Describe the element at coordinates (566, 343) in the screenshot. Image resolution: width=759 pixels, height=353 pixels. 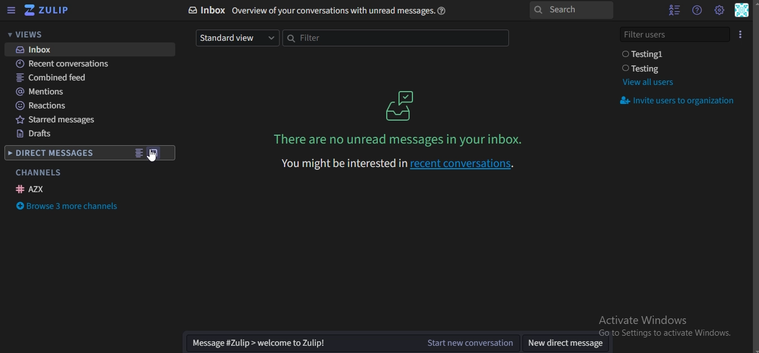
I see `new direct message` at that location.